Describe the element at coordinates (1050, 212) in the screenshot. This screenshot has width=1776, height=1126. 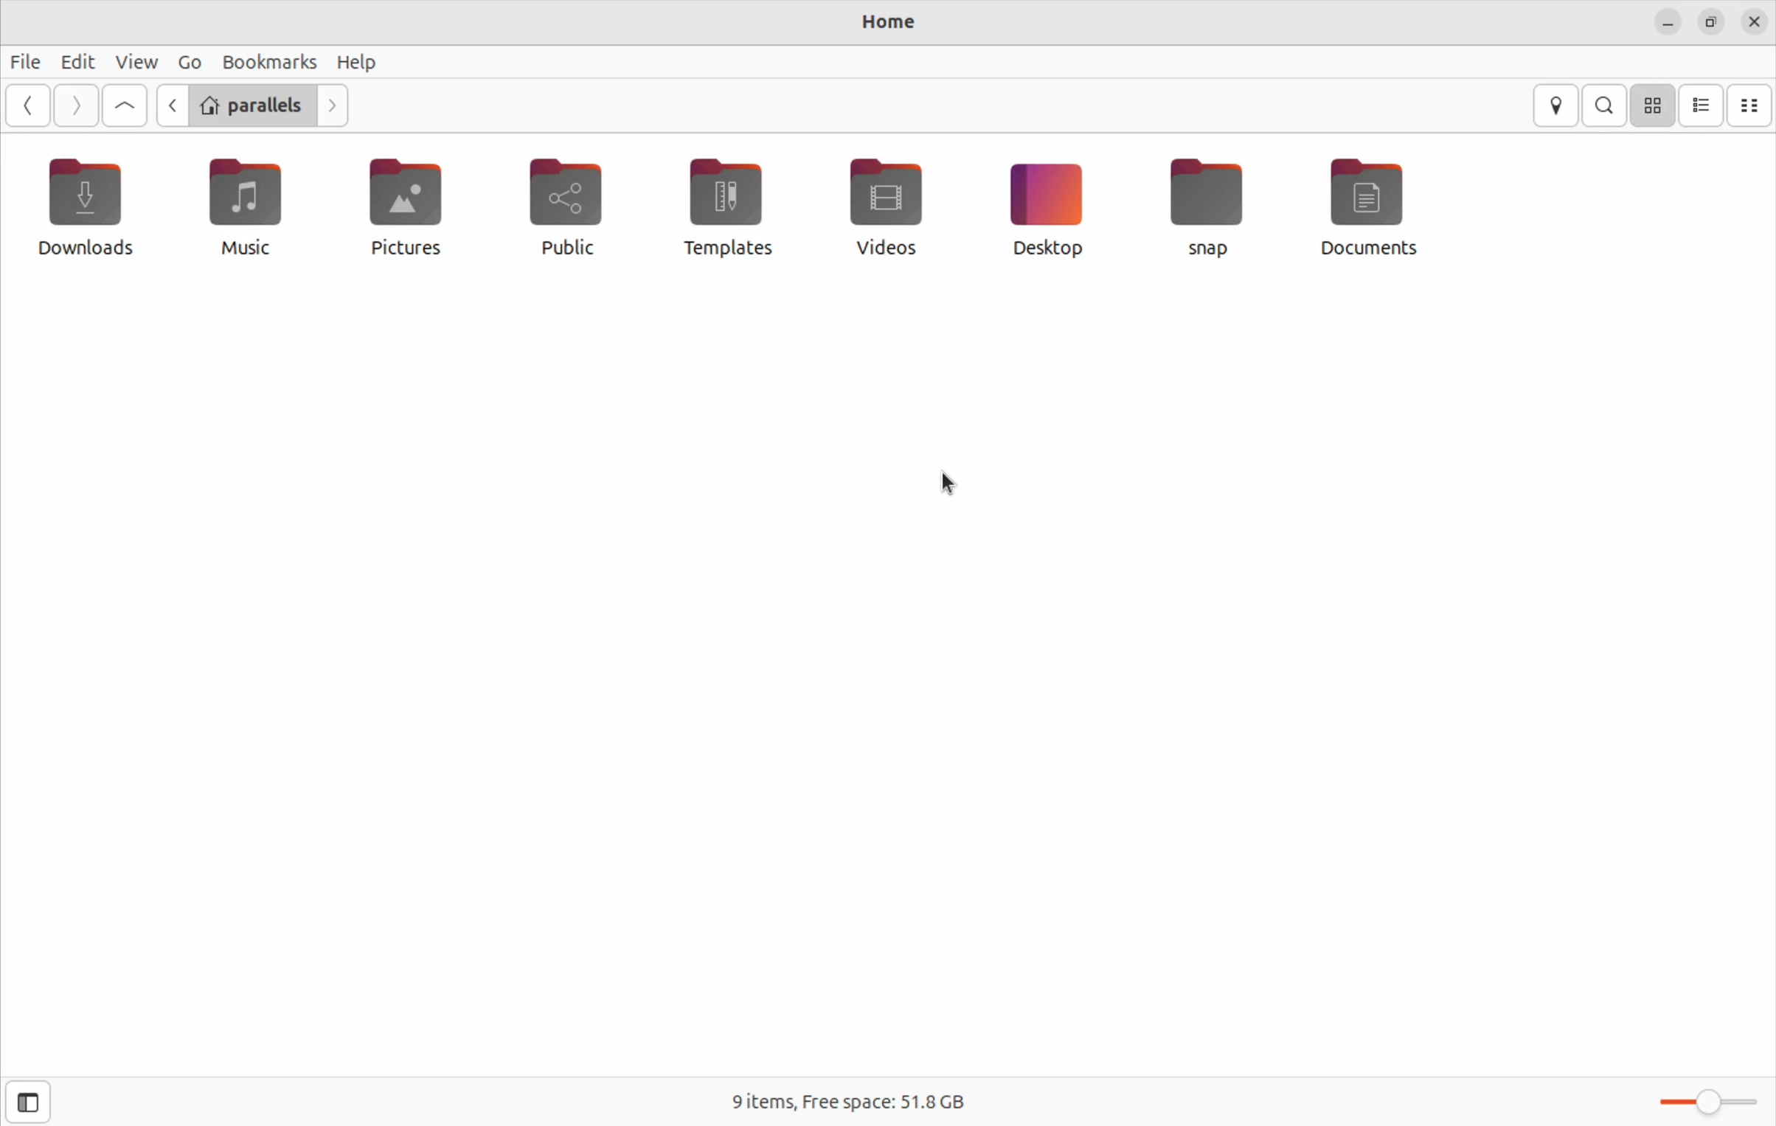
I see `Ddesktop` at that location.